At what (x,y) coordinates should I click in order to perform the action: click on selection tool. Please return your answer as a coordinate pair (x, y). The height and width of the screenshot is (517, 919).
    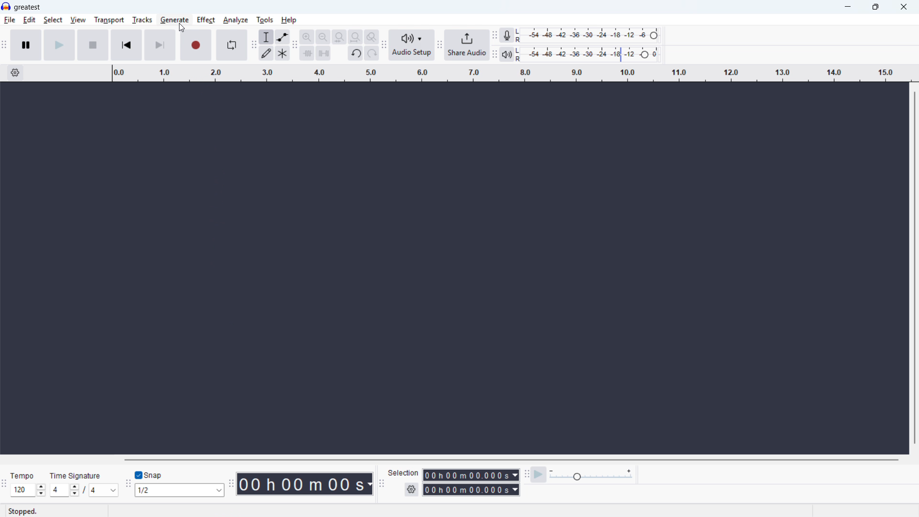
    Looking at the image, I should click on (267, 37).